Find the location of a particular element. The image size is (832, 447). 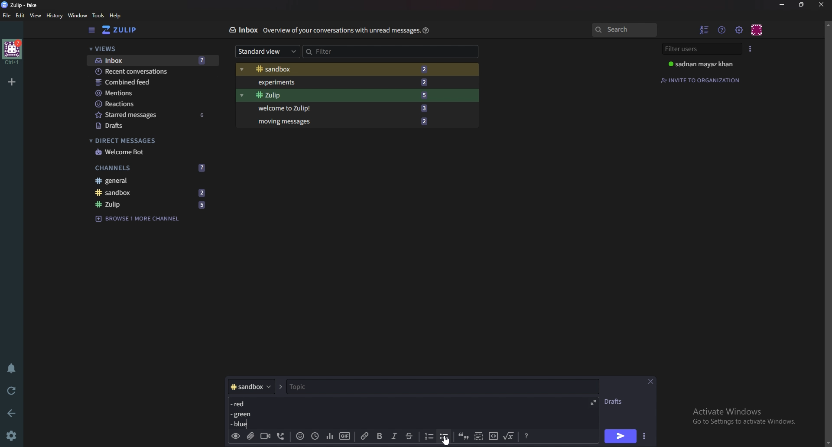

Message formatting is located at coordinates (528, 435).